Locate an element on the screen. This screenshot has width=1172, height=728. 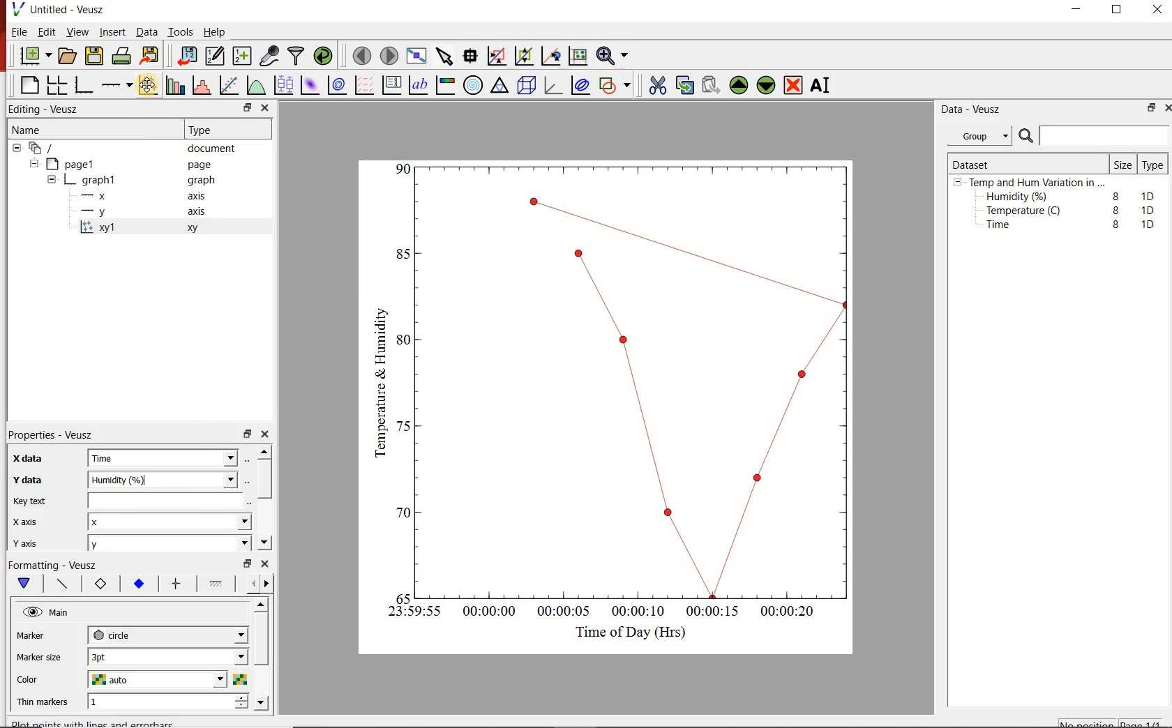
open a document is located at coordinates (68, 56).